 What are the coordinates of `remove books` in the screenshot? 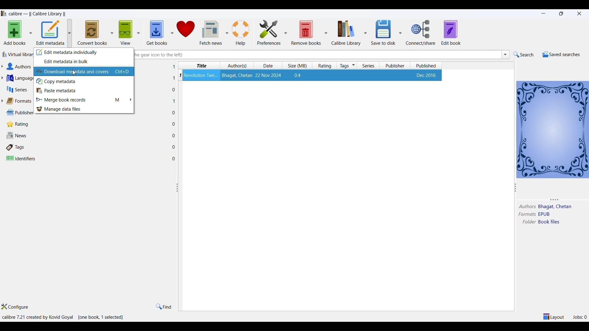 It's located at (306, 32).